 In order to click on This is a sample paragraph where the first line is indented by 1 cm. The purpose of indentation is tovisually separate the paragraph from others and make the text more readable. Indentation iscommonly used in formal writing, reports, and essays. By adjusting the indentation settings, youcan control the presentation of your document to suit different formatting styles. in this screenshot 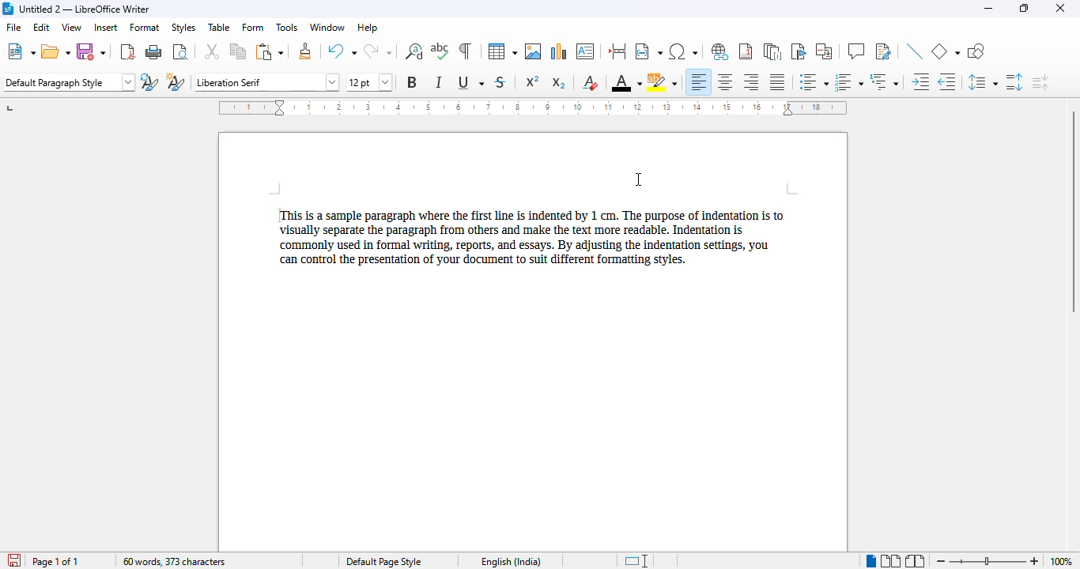, I will do `click(531, 240)`.